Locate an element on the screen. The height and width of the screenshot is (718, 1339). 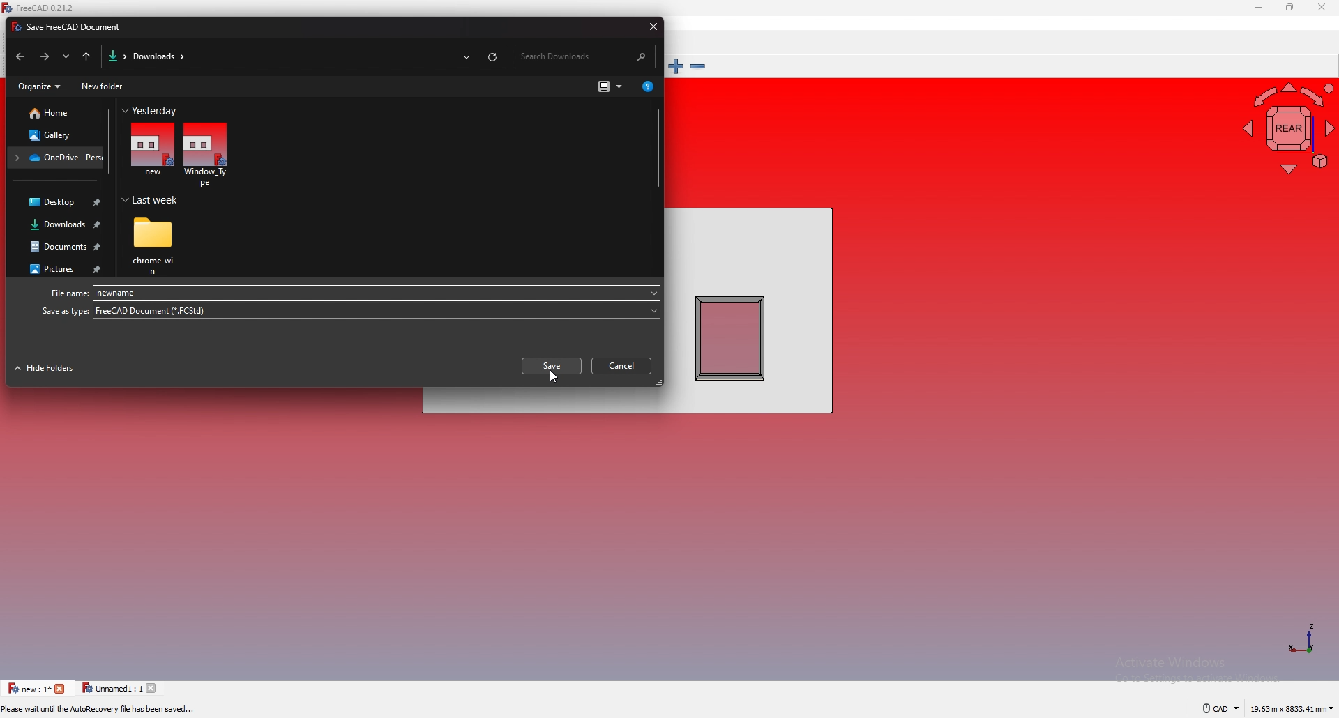
FreeCAD 0.21.2 is located at coordinates (46, 8).